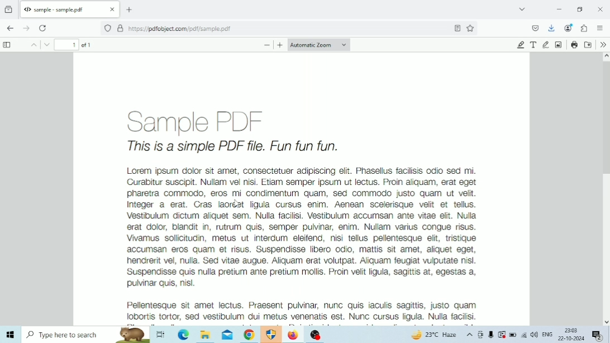  What do you see at coordinates (606, 58) in the screenshot?
I see `Scroll up` at bounding box center [606, 58].